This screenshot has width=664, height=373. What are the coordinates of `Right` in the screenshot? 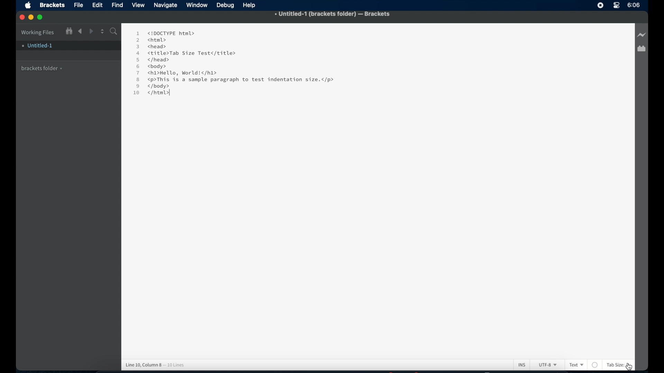 It's located at (92, 31).